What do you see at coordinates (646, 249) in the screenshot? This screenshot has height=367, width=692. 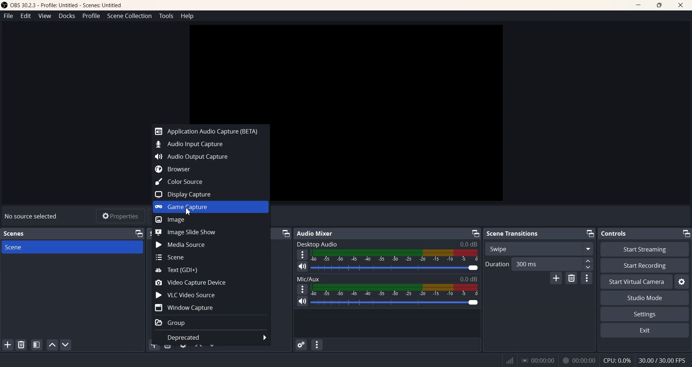 I see `Start streaming` at bounding box center [646, 249].